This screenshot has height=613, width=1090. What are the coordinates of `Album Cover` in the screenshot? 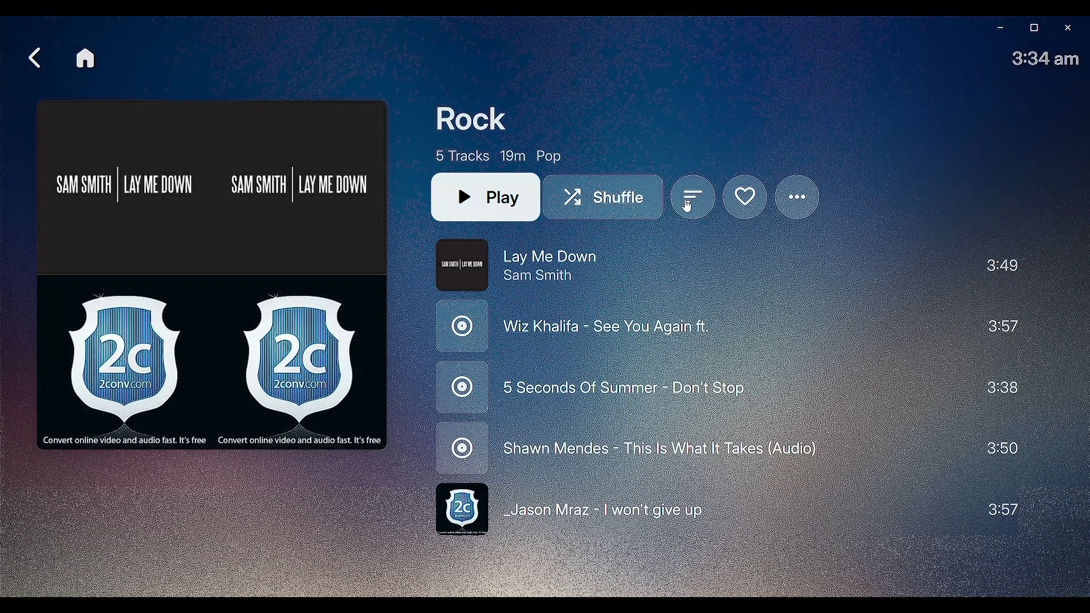 It's located at (212, 274).